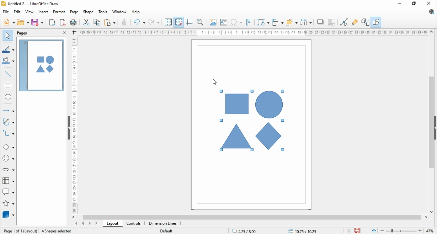 This screenshot has width=437, height=234. What do you see at coordinates (354, 22) in the screenshot?
I see `show gluepoint function` at bounding box center [354, 22].